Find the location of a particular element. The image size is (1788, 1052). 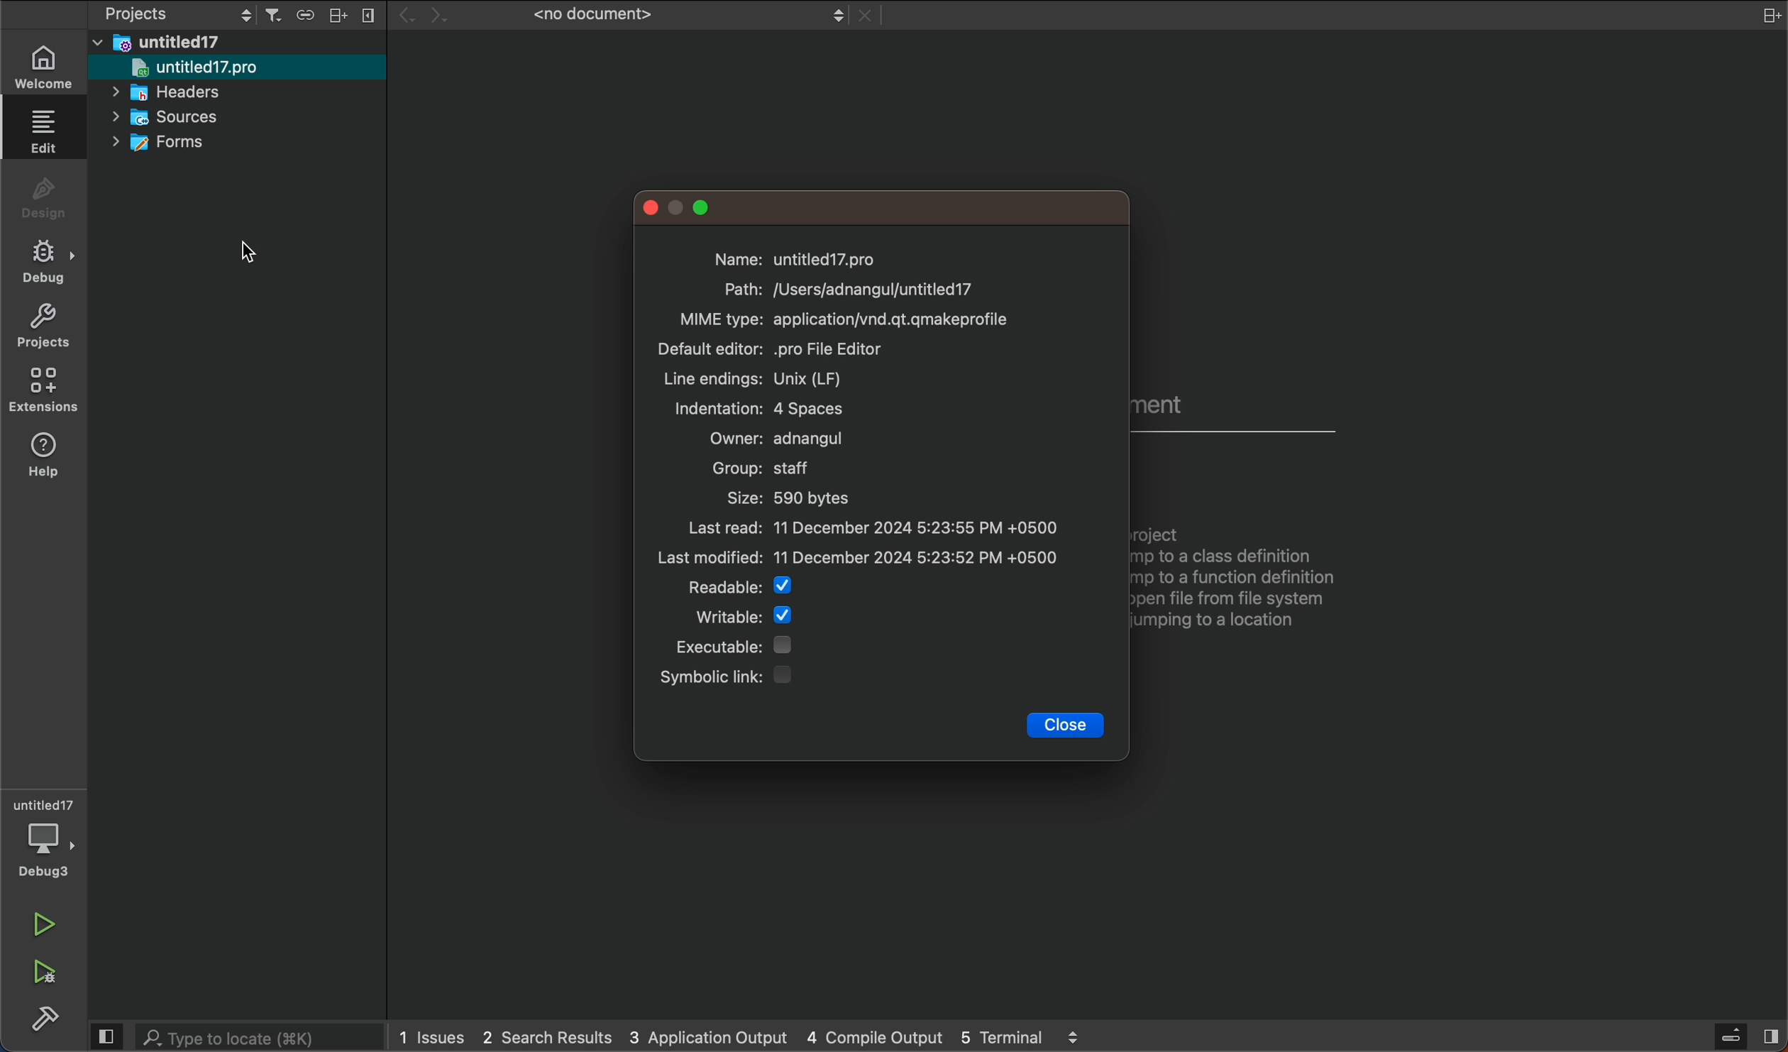

run and debug is located at coordinates (52, 973).